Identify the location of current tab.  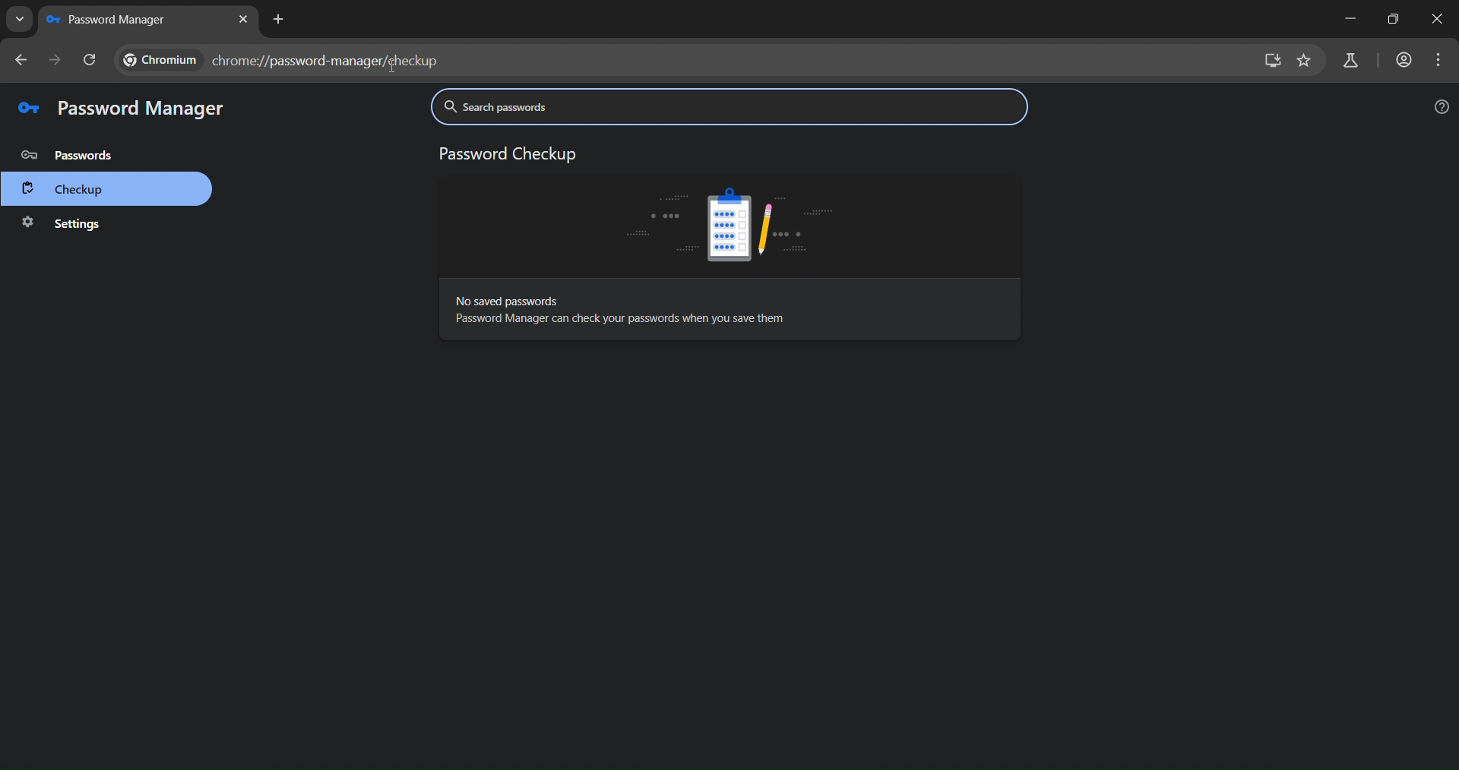
(108, 21).